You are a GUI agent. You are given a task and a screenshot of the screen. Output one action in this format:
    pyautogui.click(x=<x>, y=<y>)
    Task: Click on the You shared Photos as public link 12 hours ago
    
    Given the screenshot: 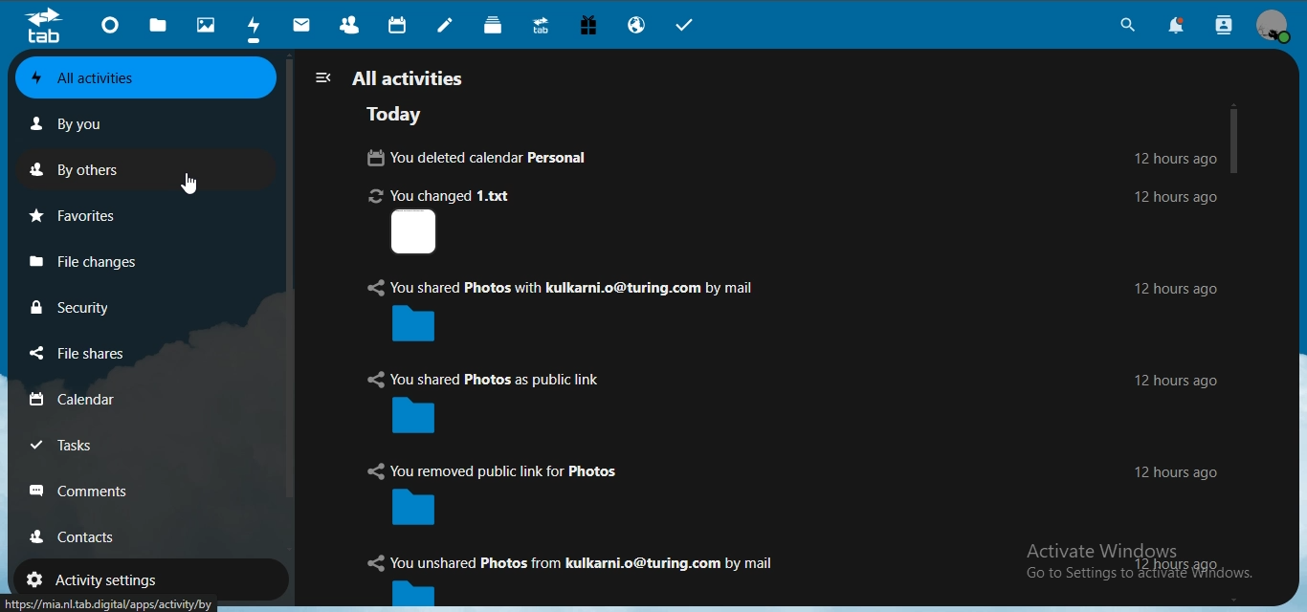 What is the action you would take?
    pyautogui.click(x=788, y=403)
    